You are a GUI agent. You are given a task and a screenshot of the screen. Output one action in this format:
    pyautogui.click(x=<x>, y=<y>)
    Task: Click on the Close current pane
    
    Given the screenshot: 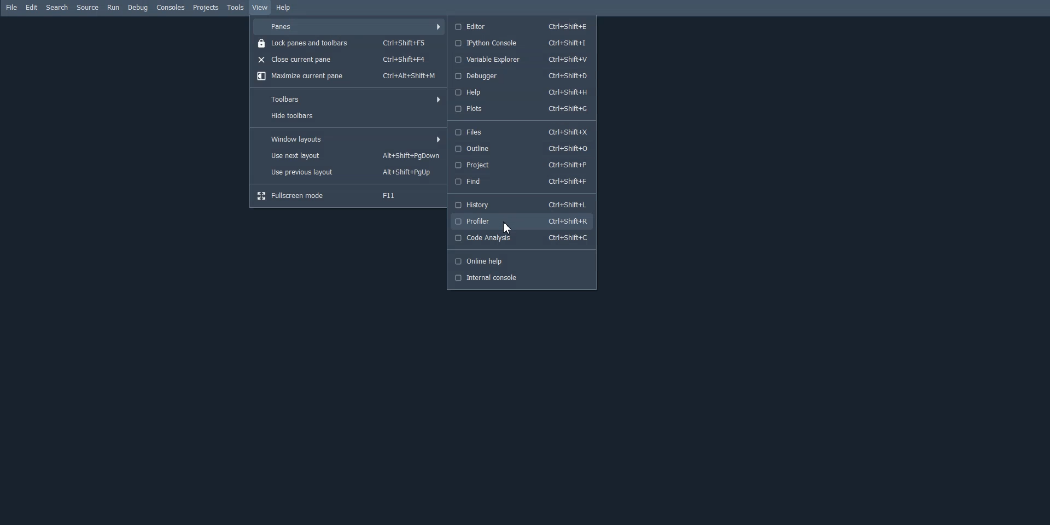 What is the action you would take?
    pyautogui.click(x=351, y=59)
    